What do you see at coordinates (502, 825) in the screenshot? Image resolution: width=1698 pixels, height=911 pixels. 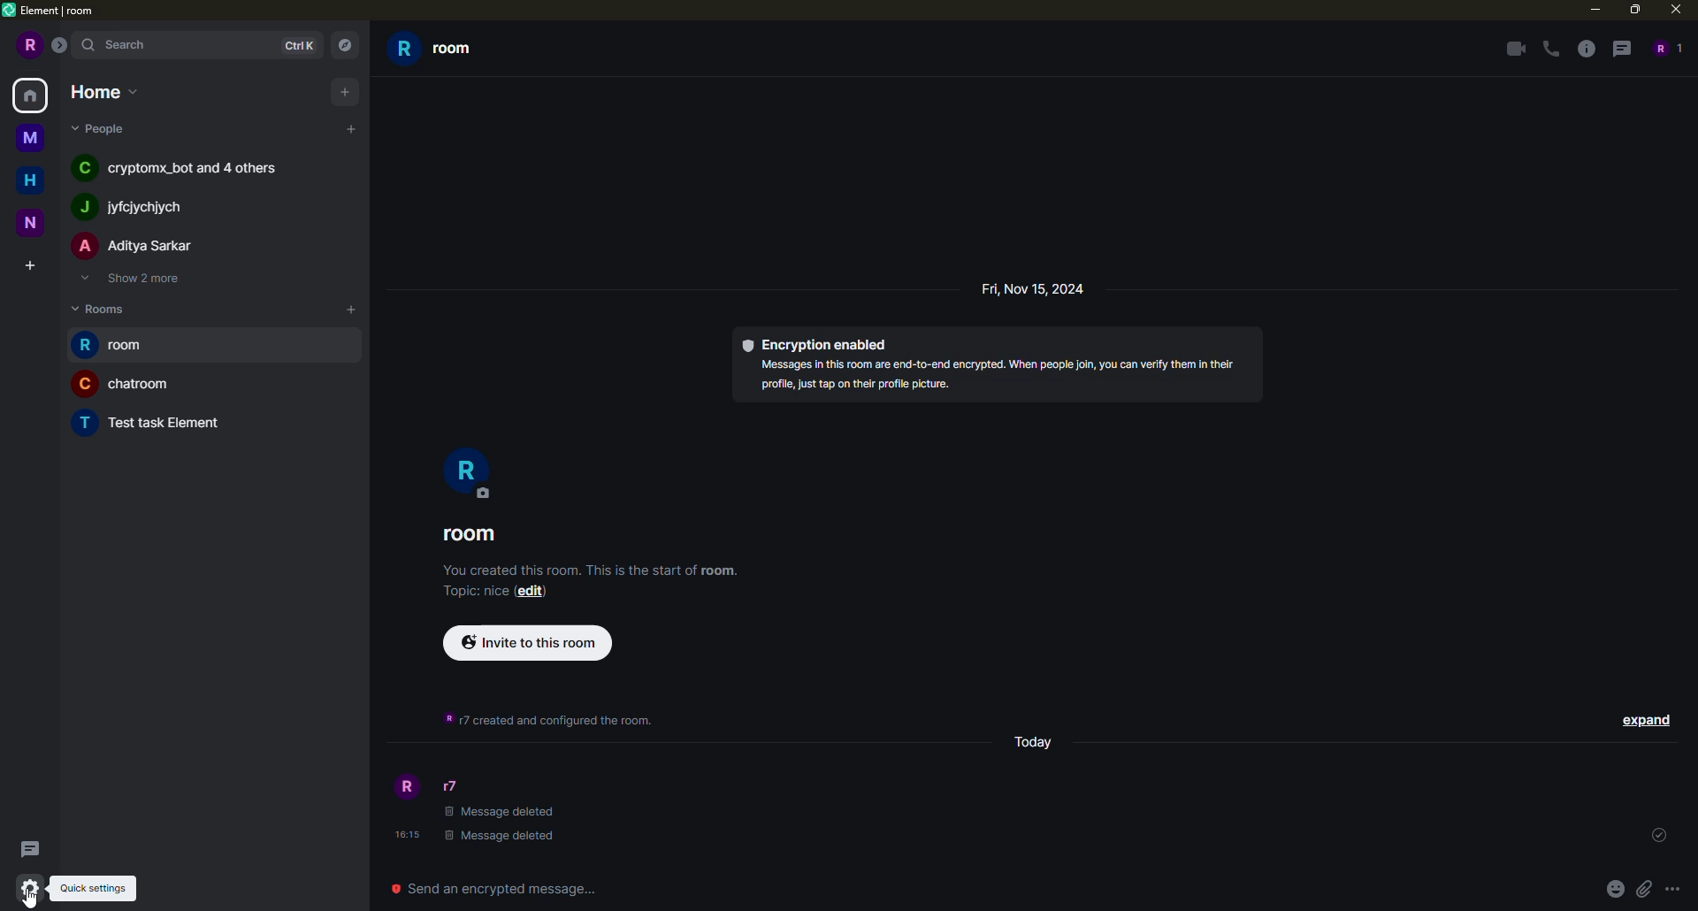 I see `deleted` at bounding box center [502, 825].